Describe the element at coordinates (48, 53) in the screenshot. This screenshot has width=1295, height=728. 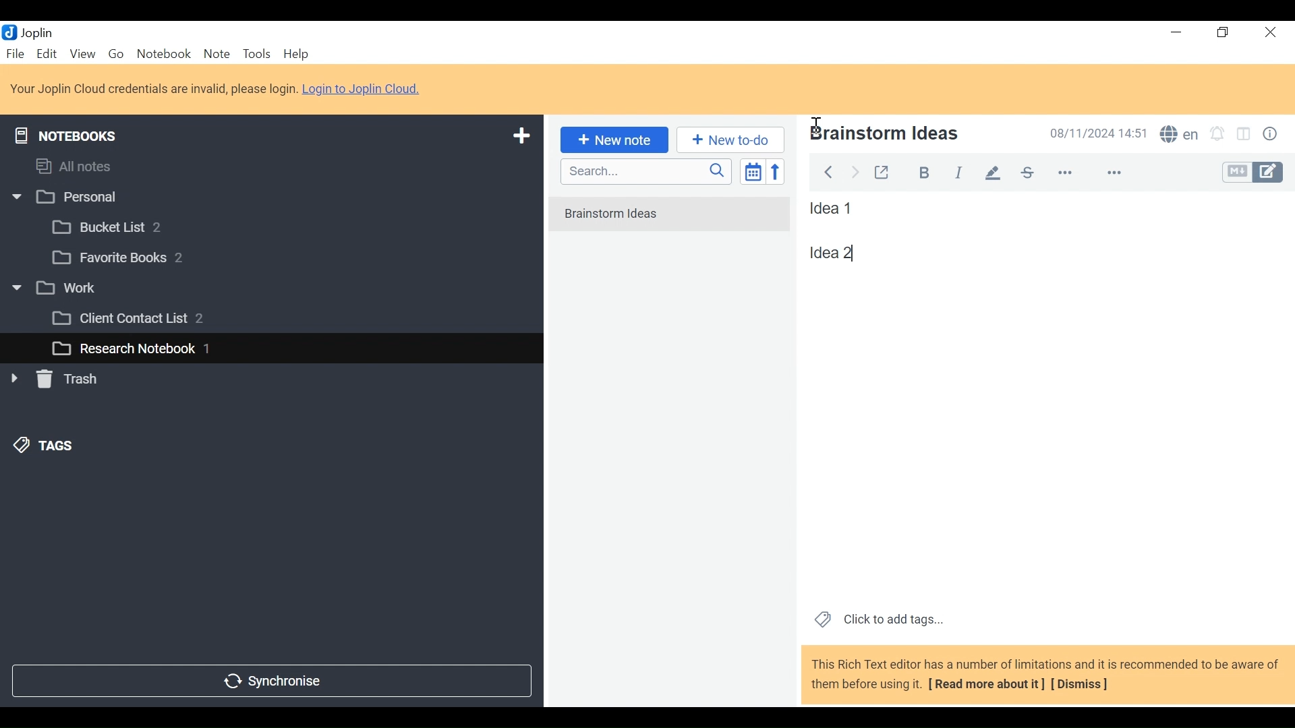
I see `Edit` at that location.